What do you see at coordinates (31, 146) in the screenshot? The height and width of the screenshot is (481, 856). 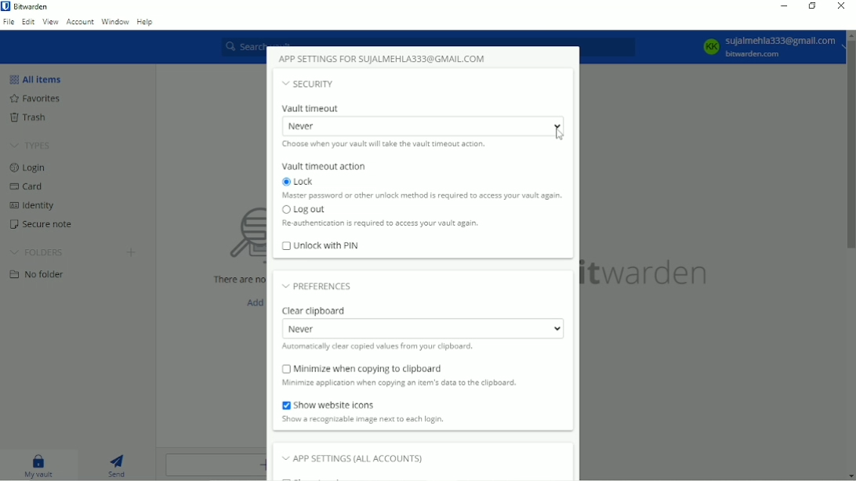 I see `Types` at bounding box center [31, 146].